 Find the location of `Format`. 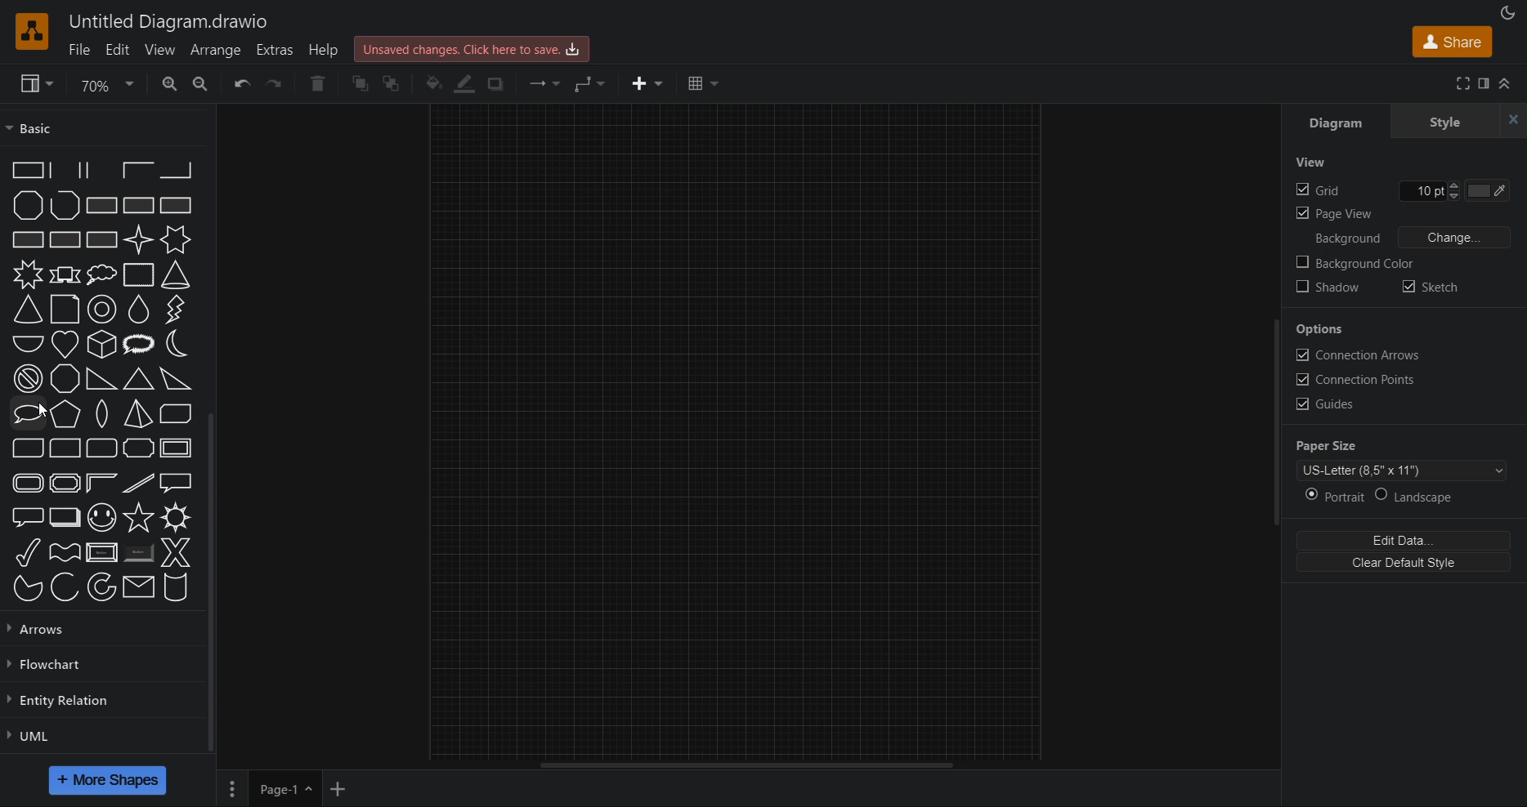

Format is located at coordinates (1484, 83).